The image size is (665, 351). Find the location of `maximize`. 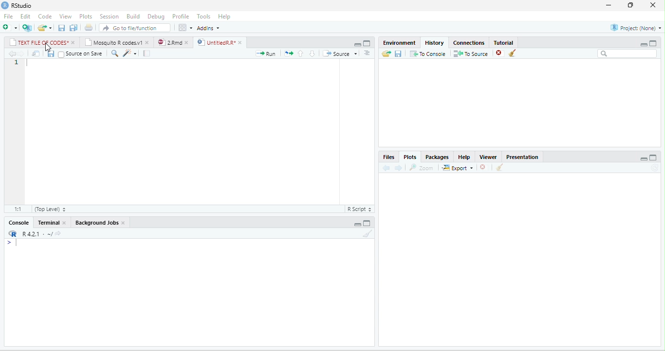

maximize is located at coordinates (653, 43).